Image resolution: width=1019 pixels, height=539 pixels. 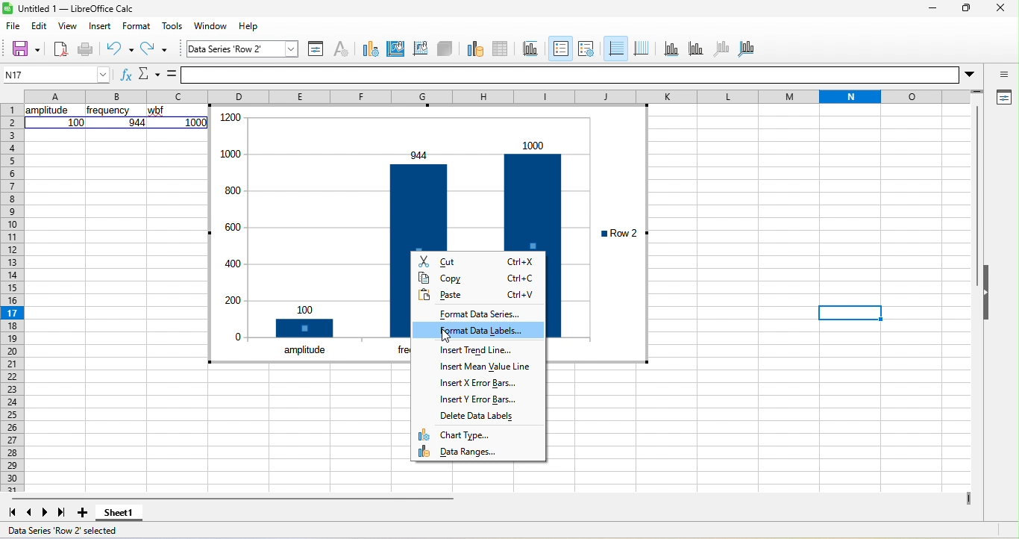 What do you see at coordinates (369, 50) in the screenshot?
I see `chart type` at bounding box center [369, 50].